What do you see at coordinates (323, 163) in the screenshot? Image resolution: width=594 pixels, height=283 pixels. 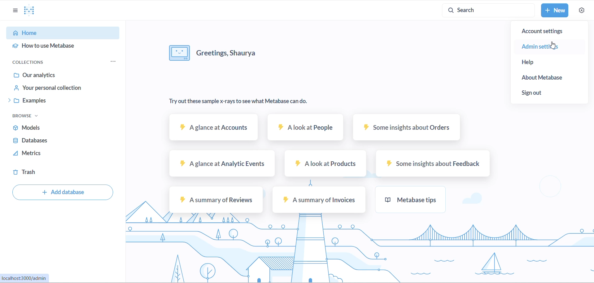 I see `A look at products sample` at bounding box center [323, 163].